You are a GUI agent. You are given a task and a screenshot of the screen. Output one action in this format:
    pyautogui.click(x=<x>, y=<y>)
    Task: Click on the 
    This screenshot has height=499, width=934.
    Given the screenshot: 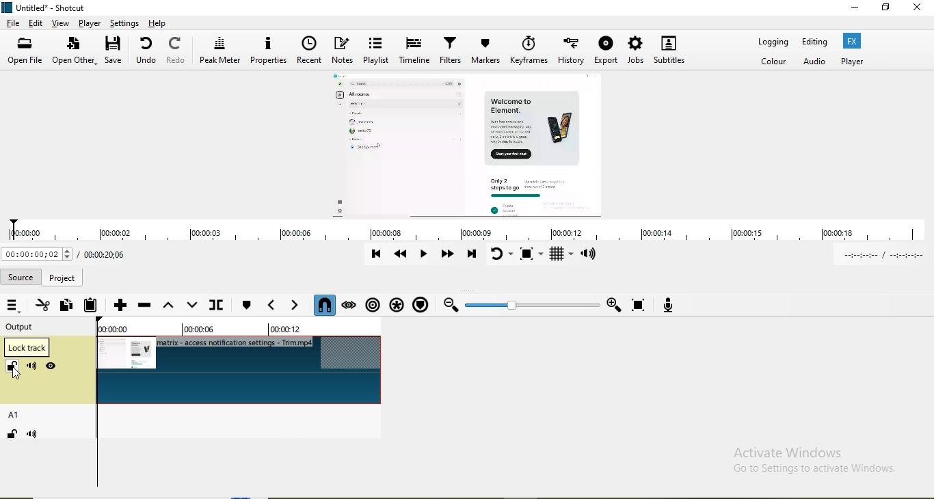 What is the action you would take?
    pyautogui.click(x=79, y=323)
    